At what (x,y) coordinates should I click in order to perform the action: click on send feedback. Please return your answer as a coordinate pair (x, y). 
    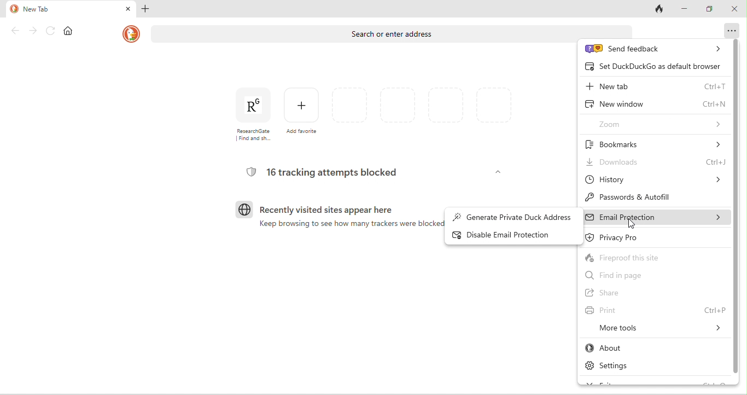
    Looking at the image, I should click on (655, 49).